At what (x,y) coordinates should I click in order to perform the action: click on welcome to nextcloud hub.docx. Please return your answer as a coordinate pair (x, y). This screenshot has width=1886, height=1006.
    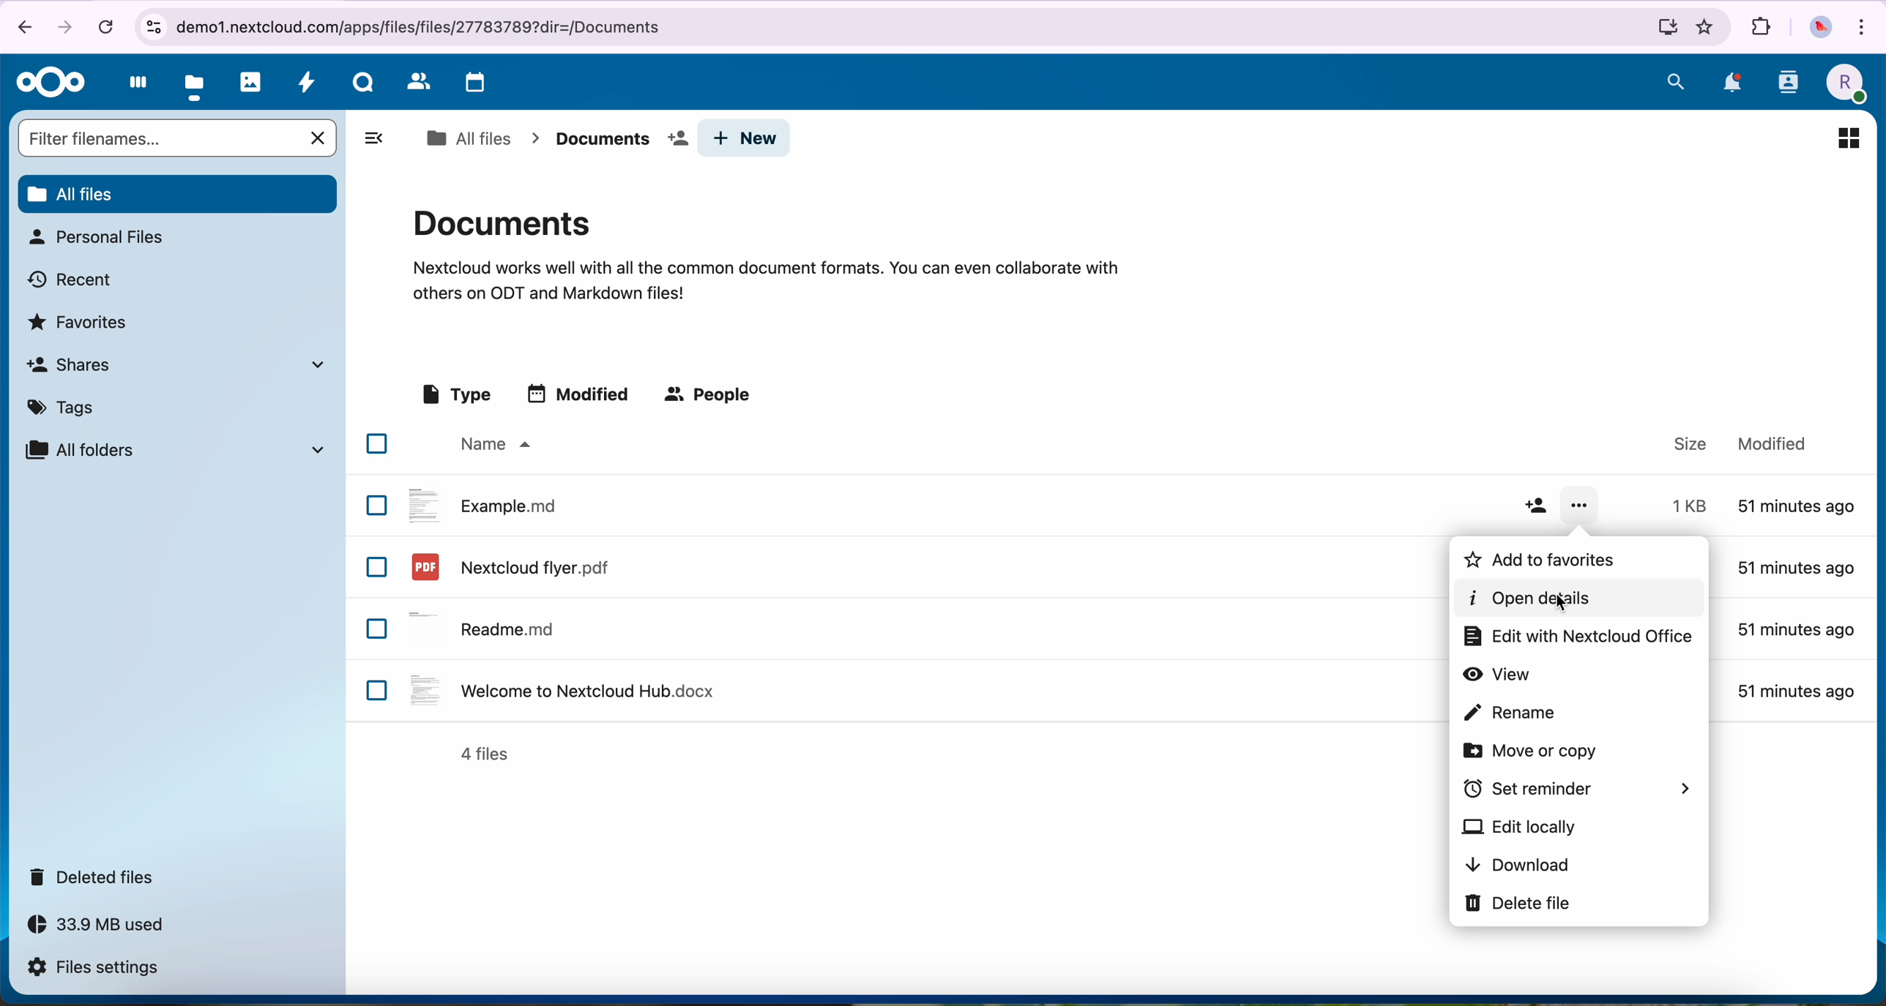
    Looking at the image, I should click on (559, 689).